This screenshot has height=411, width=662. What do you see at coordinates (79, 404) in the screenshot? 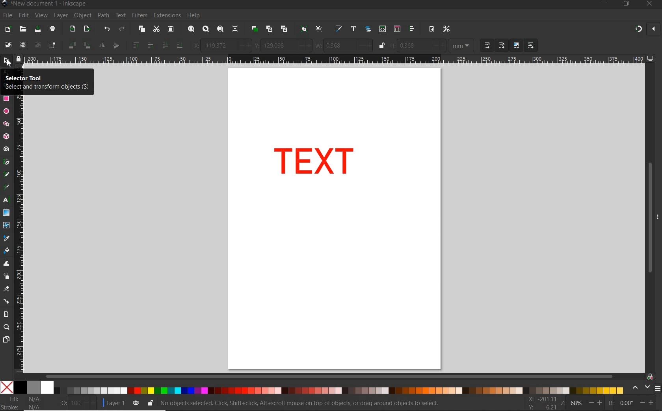
I see `NOTHING SELECTED` at bounding box center [79, 404].